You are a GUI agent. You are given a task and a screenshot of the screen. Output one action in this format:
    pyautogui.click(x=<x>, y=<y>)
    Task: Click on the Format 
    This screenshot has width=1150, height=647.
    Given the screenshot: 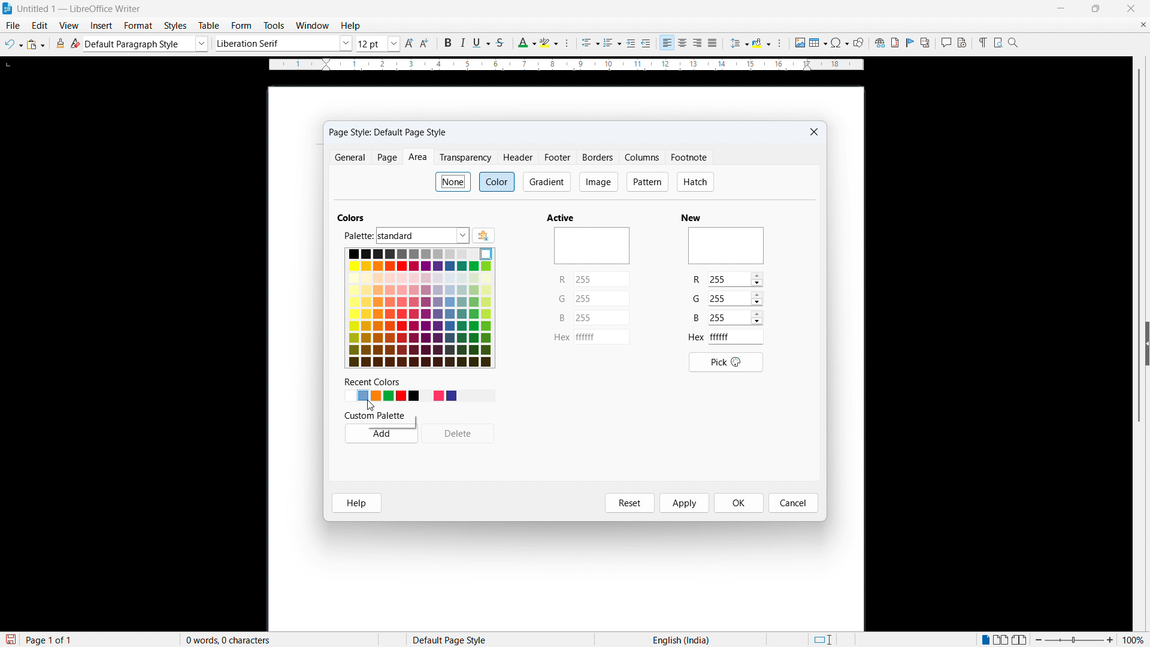 What is the action you would take?
    pyautogui.click(x=138, y=25)
    